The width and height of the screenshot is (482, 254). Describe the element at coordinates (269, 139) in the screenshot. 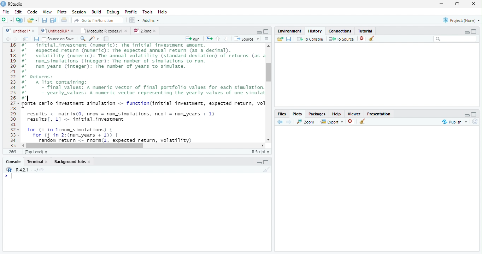

I see `Scroll down` at that location.